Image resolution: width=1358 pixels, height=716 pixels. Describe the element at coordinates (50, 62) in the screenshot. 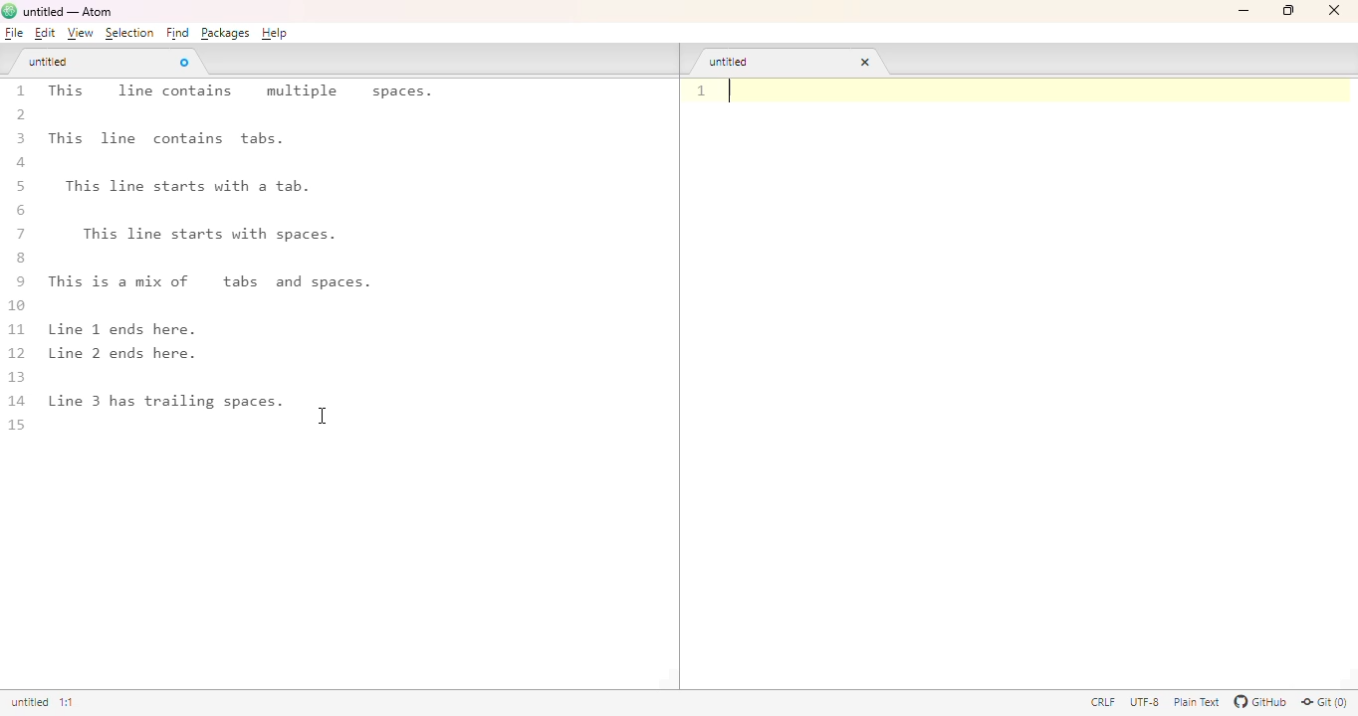

I see `untitled tab` at that location.